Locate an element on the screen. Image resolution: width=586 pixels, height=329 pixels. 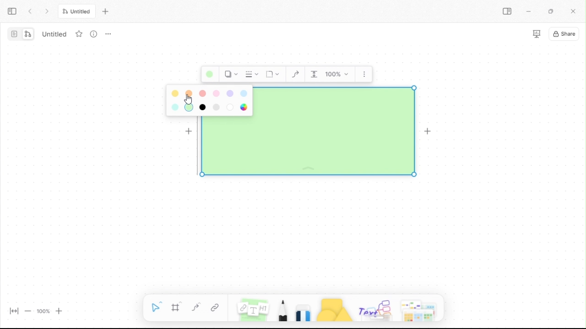
close is located at coordinates (575, 11).